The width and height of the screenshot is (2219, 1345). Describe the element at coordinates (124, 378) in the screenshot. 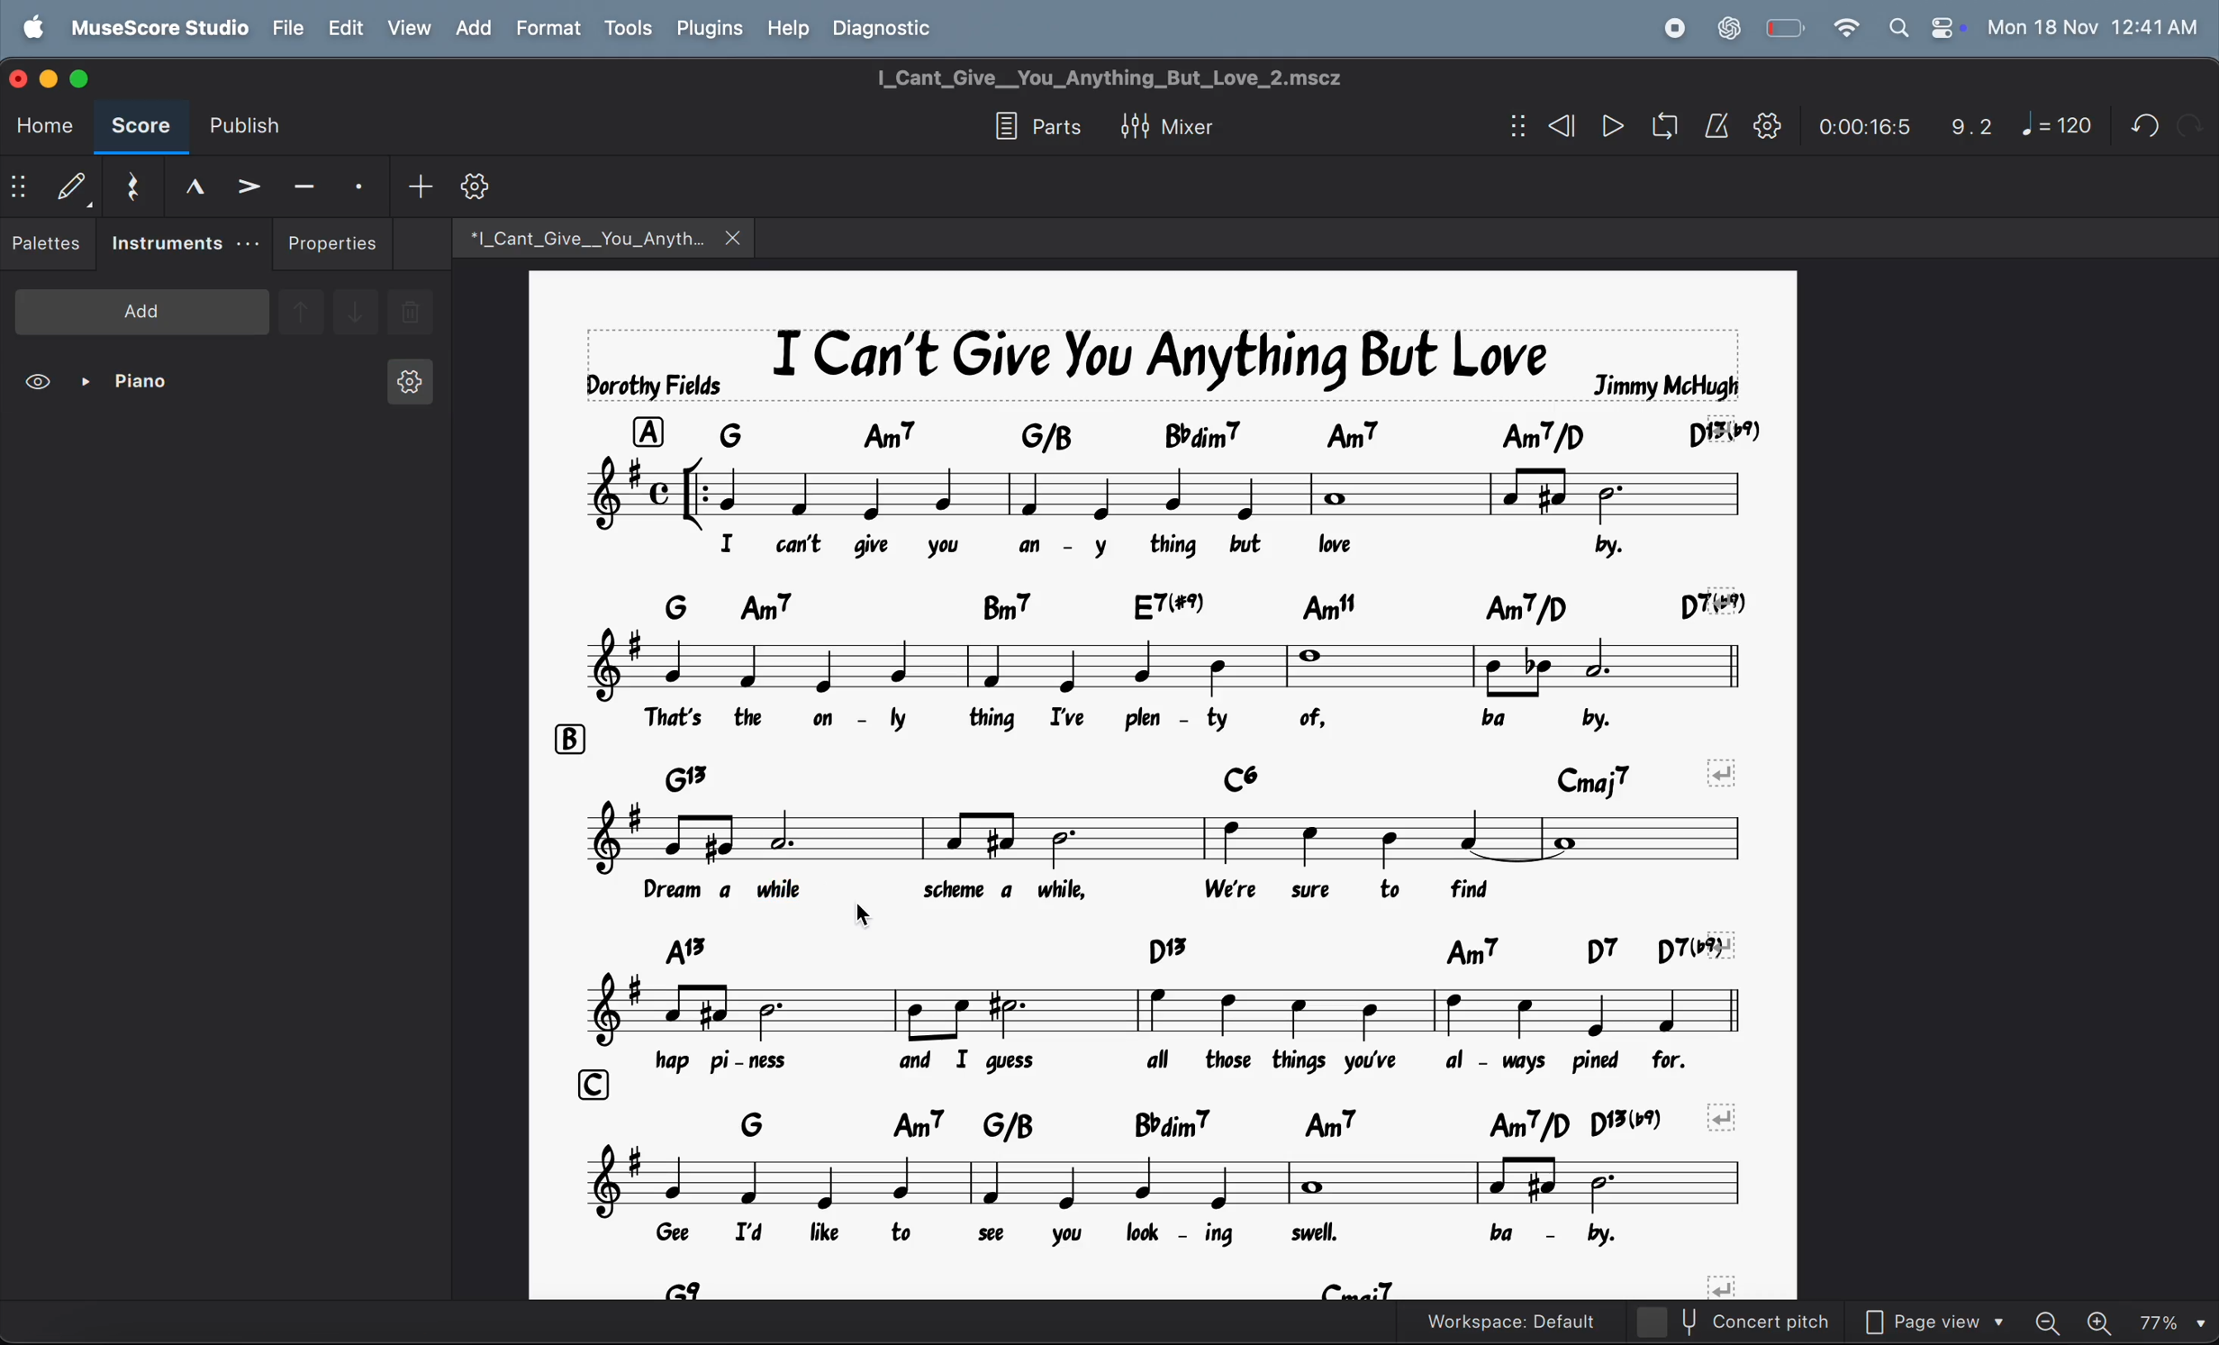

I see `piano` at that location.